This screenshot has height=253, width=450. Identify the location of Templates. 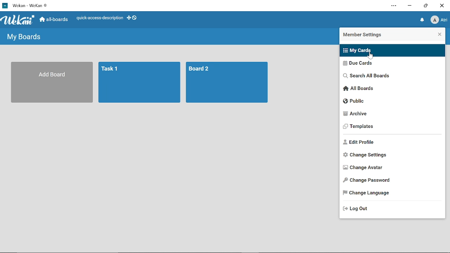
(391, 127).